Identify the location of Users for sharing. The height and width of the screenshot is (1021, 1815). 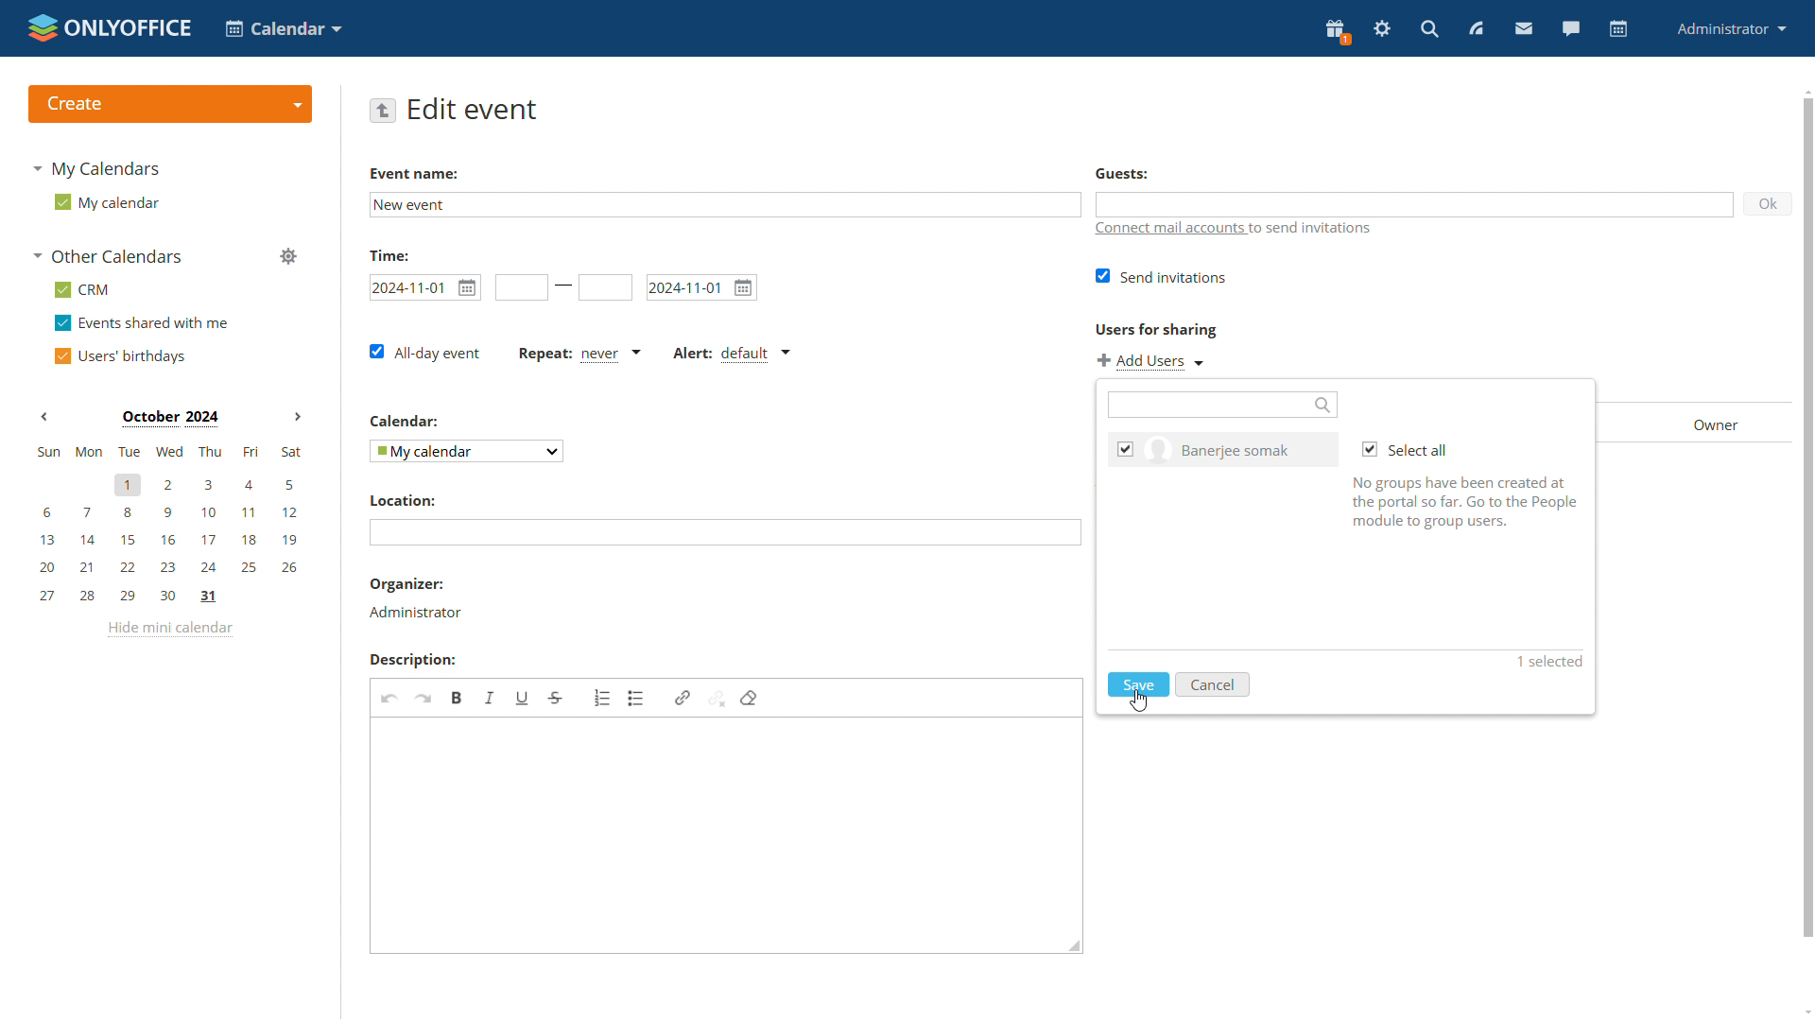
(1156, 329).